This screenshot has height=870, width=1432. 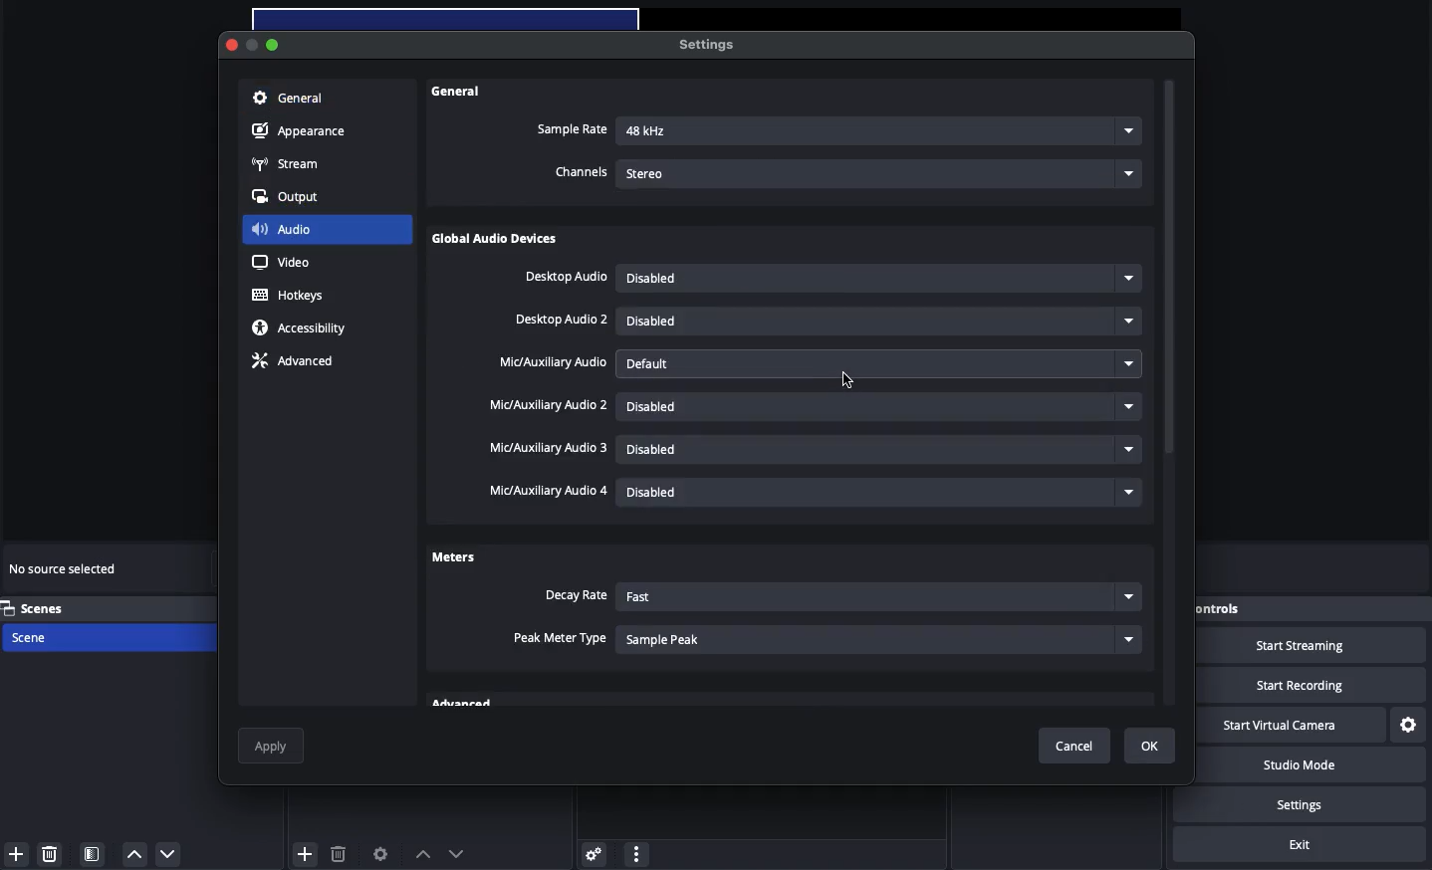 I want to click on Default, so click(x=882, y=363).